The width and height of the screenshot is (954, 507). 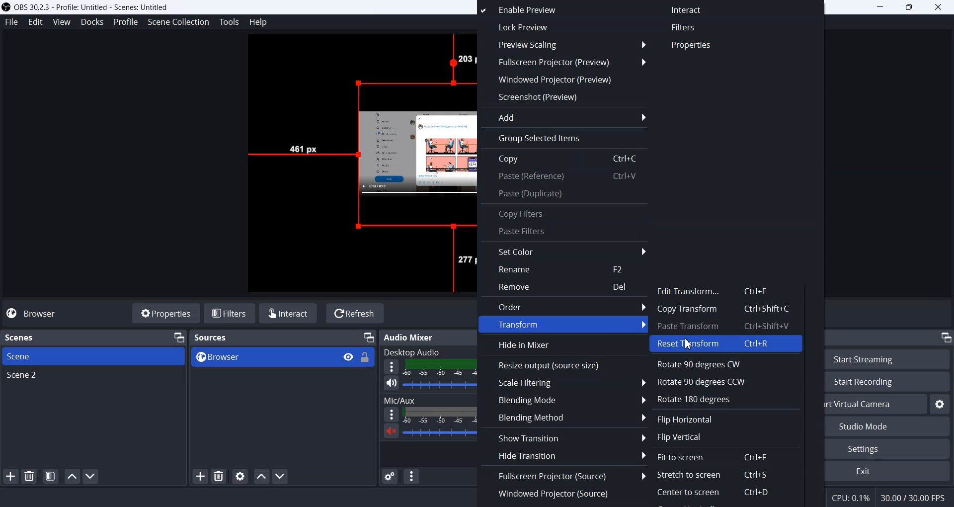 What do you see at coordinates (879, 7) in the screenshot?
I see `Minimize` at bounding box center [879, 7].